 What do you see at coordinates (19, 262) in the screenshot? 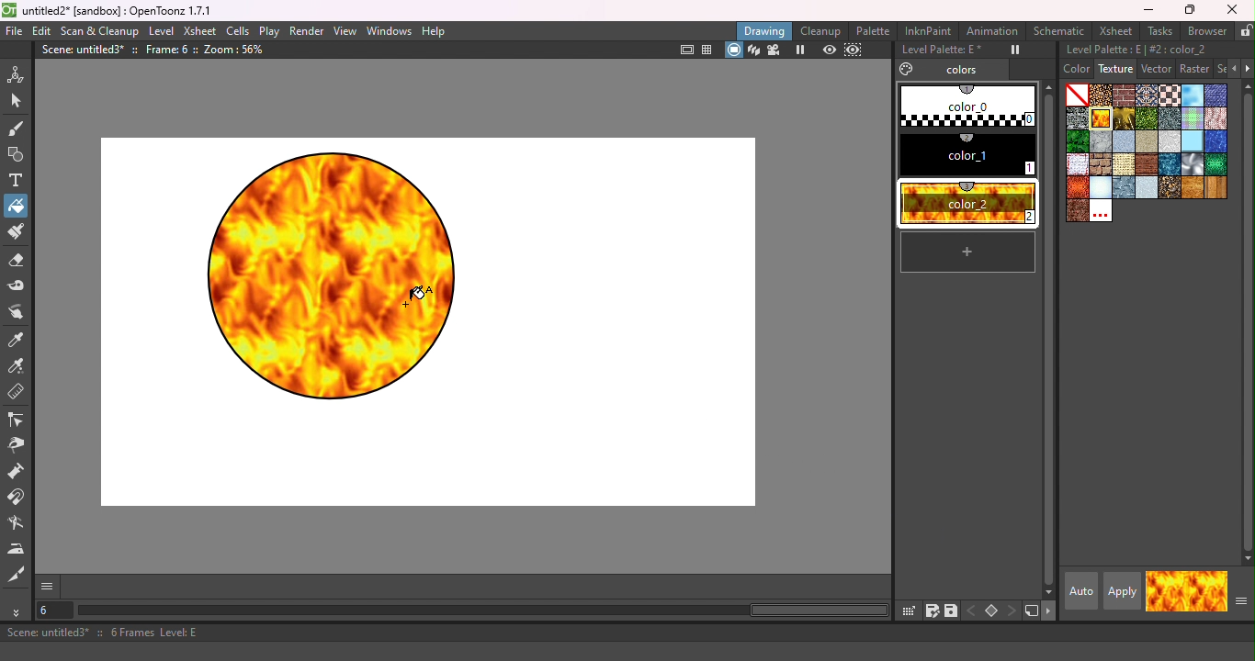
I see `Eraser tool` at bounding box center [19, 262].